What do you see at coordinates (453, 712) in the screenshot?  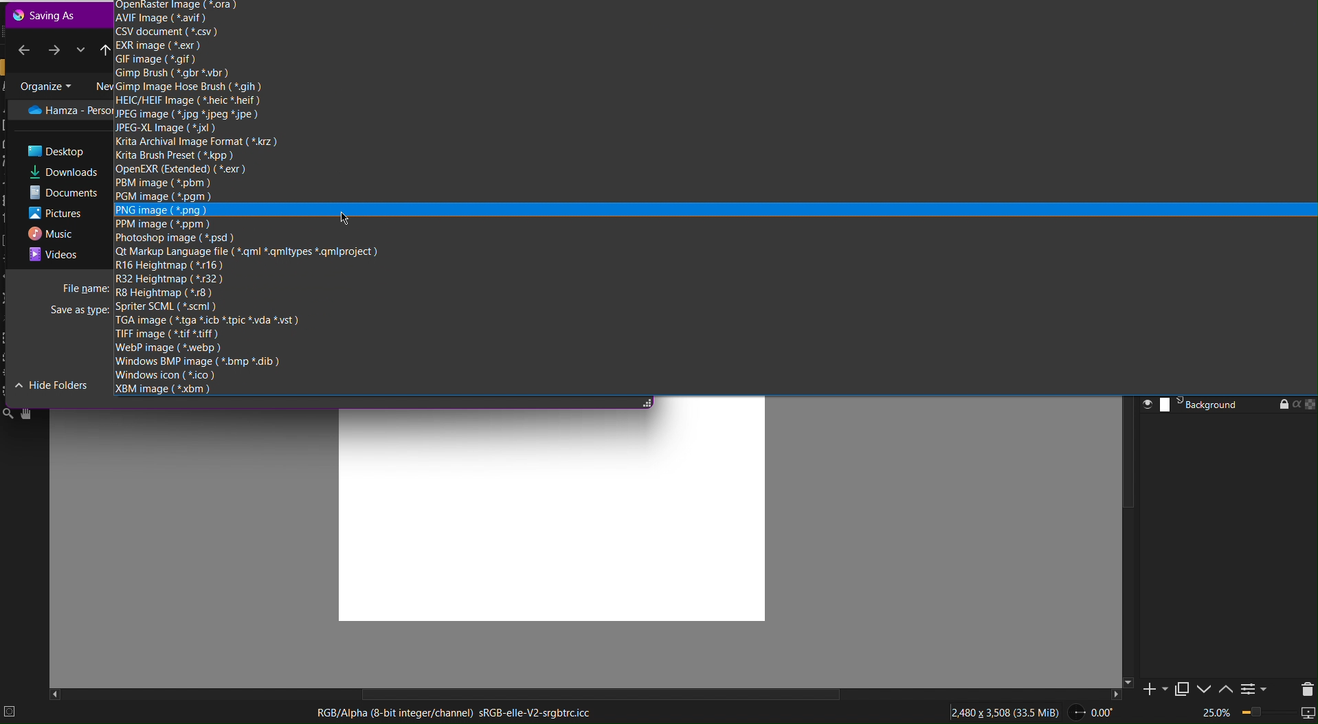 I see `RGB/Alpha (8-bit integer/channel) sRGB-elle-V2-srgbtrc.icc` at bounding box center [453, 712].